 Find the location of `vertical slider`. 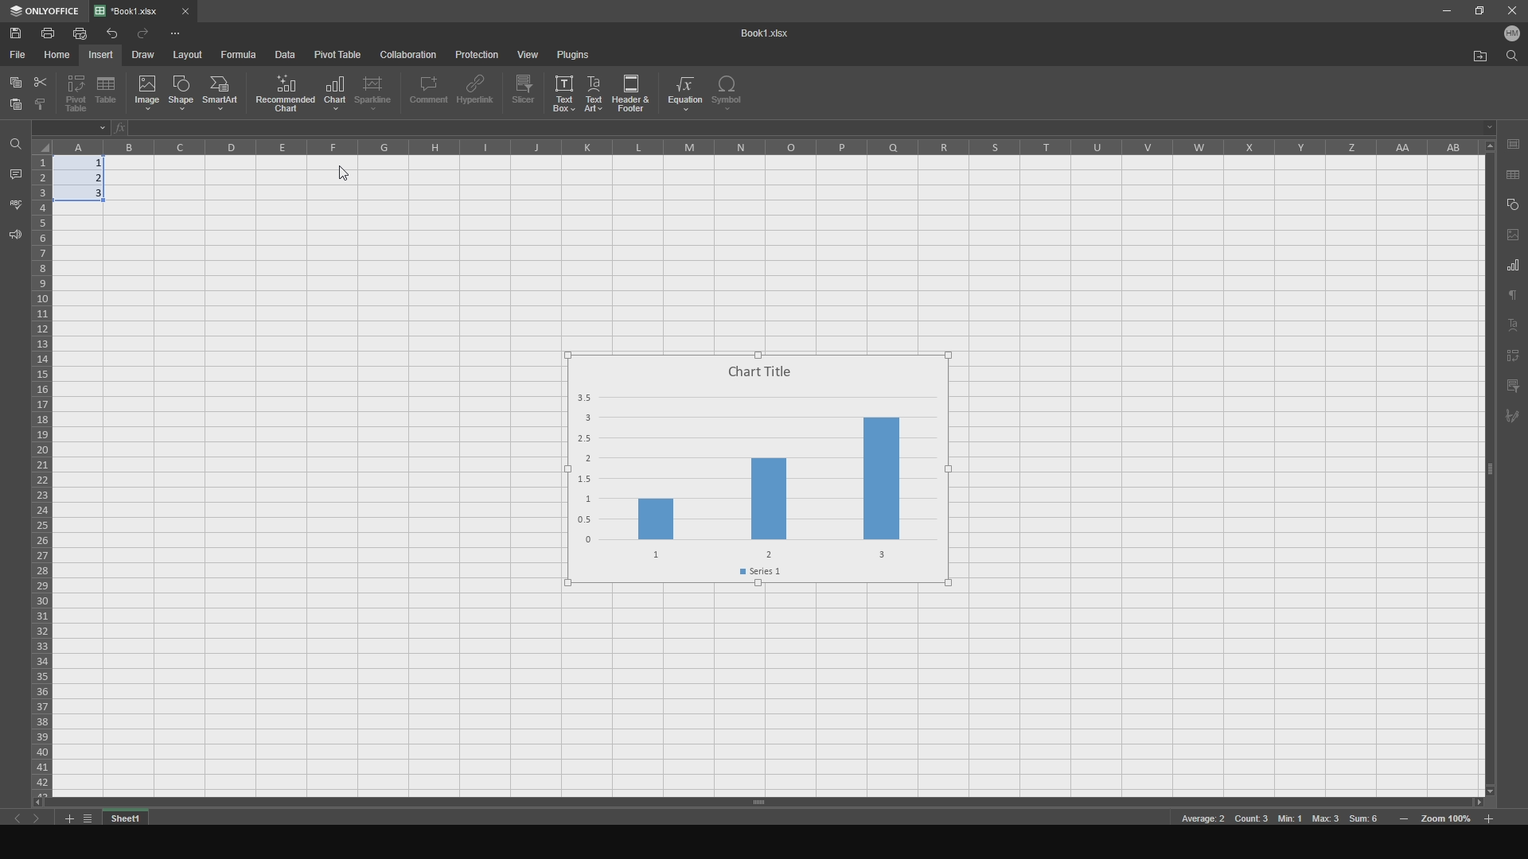

vertical slider is located at coordinates (1490, 481).